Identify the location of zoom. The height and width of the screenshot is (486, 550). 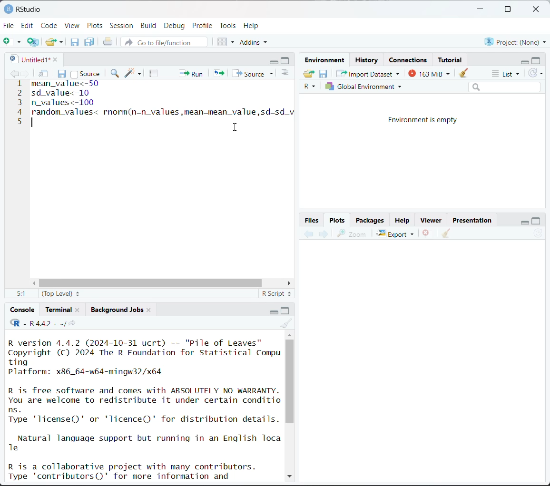
(352, 233).